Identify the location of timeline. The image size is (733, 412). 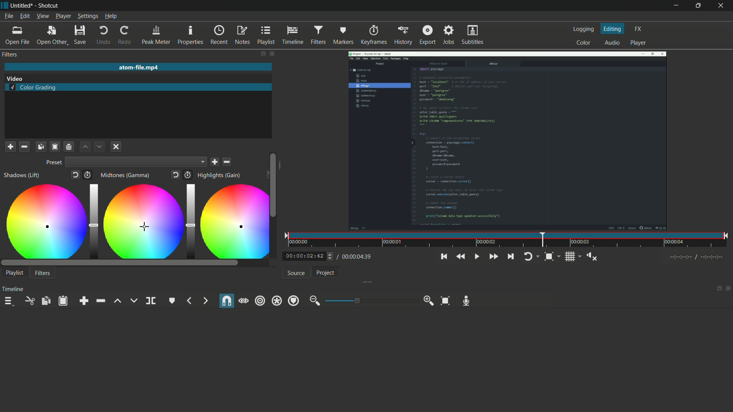
(292, 35).